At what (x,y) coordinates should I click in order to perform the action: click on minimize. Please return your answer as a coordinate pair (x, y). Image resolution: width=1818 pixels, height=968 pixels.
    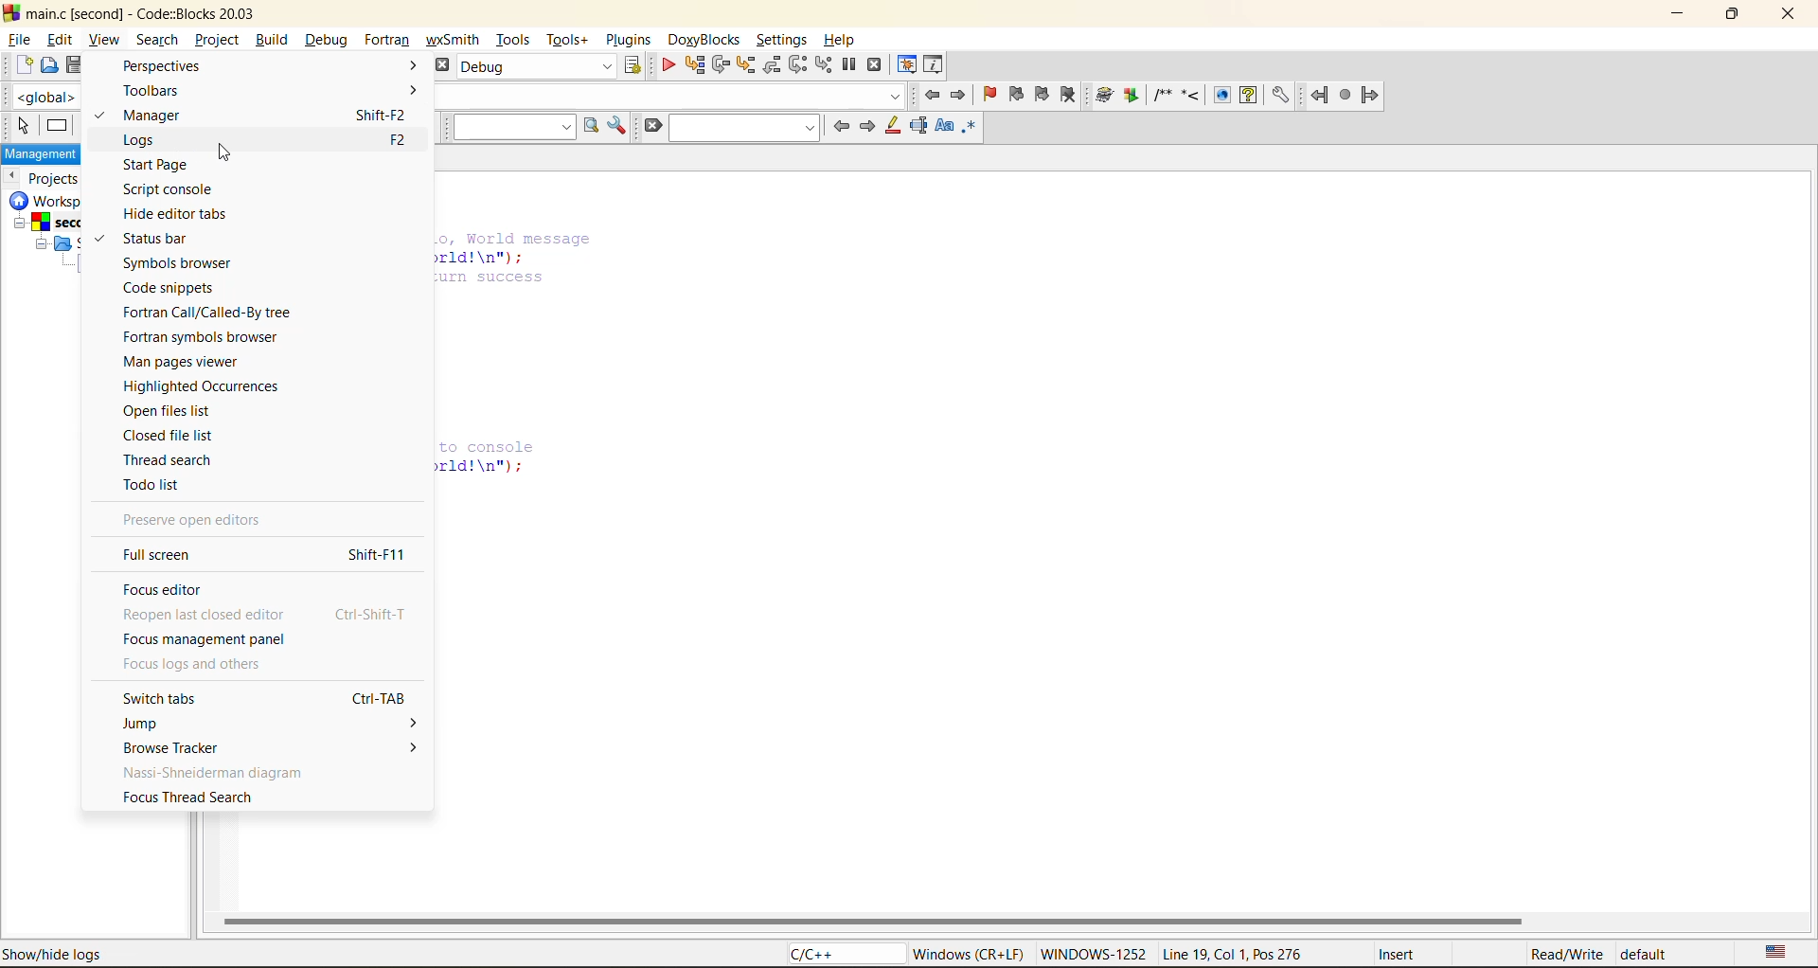
    Looking at the image, I should click on (1677, 13).